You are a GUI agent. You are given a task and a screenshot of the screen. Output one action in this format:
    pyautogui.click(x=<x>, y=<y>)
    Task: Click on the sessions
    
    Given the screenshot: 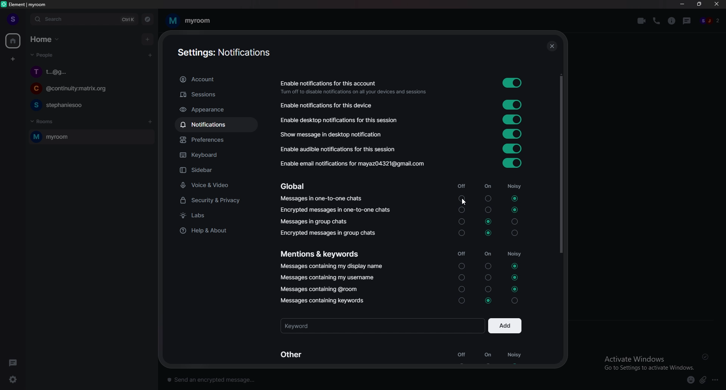 What is the action you would take?
    pyautogui.click(x=217, y=94)
    